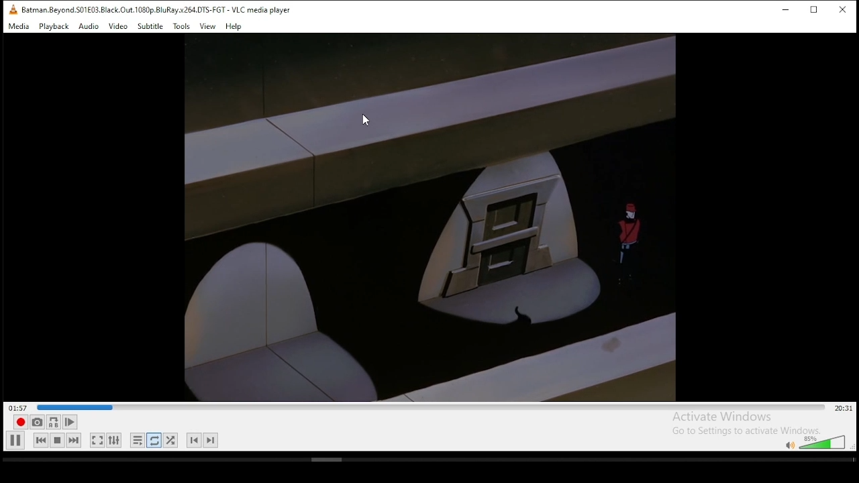 This screenshot has height=483, width=859. What do you see at coordinates (37, 423) in the screenshot?
I see `take a snapshot` at bounding box center [37, 423].